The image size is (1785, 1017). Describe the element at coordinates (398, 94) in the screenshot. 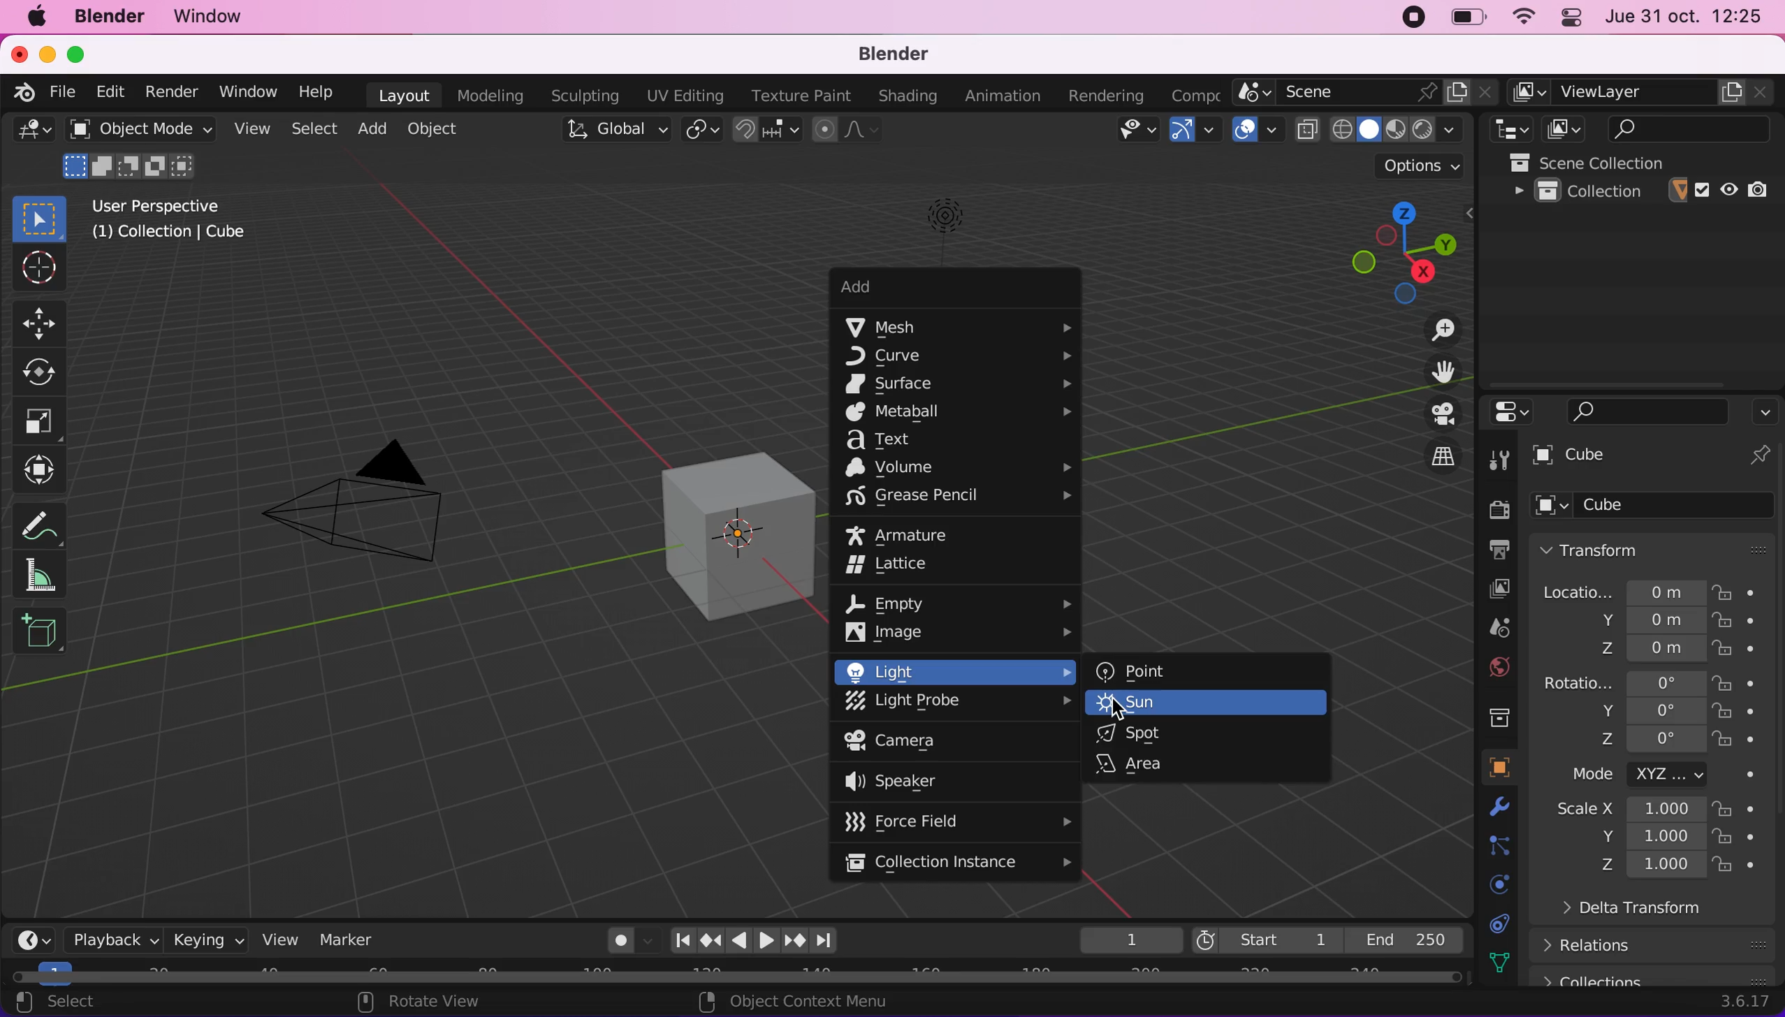

I see `layout` at that location.